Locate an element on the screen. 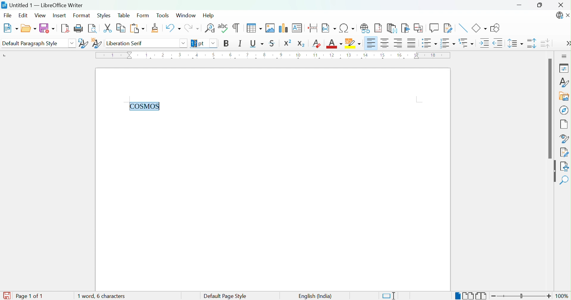  Form is located at coordinates (143, 16).